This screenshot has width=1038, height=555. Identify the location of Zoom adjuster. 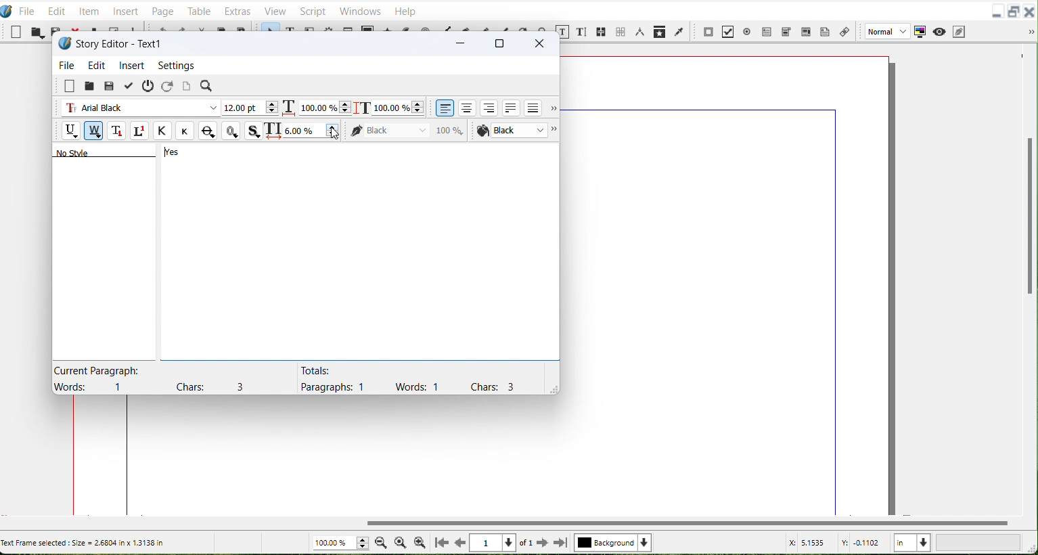
(340, 543).